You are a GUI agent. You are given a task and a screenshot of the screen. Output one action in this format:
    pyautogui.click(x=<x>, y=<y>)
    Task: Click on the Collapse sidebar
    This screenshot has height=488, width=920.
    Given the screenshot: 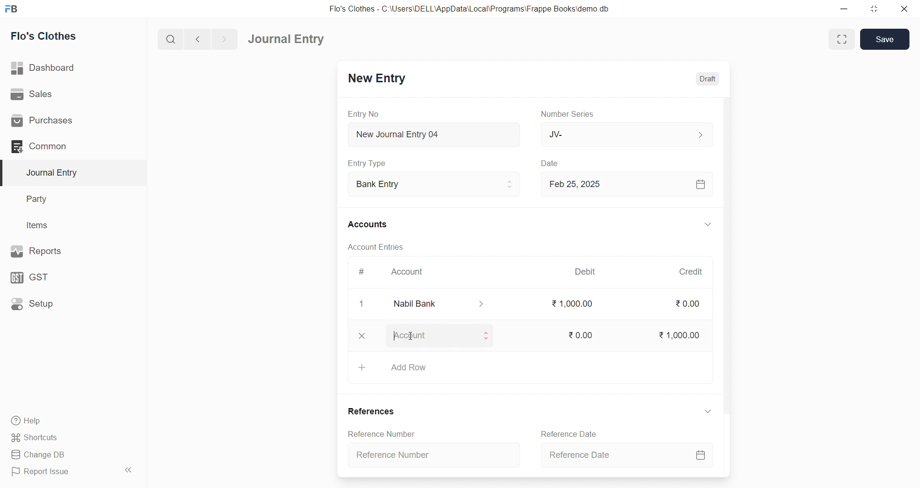 What is the action you would take?
    pyautogui.click(x=129, y=472)
    